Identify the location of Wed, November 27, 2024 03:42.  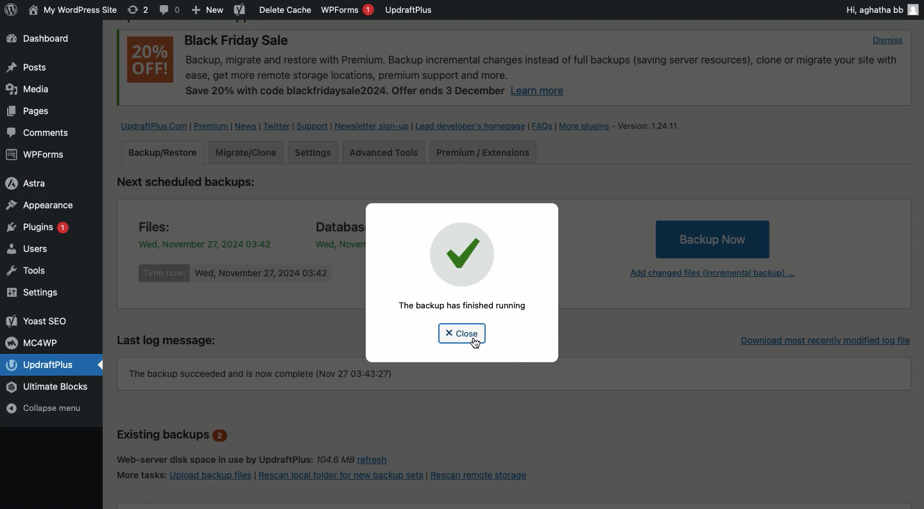
(262, 274).